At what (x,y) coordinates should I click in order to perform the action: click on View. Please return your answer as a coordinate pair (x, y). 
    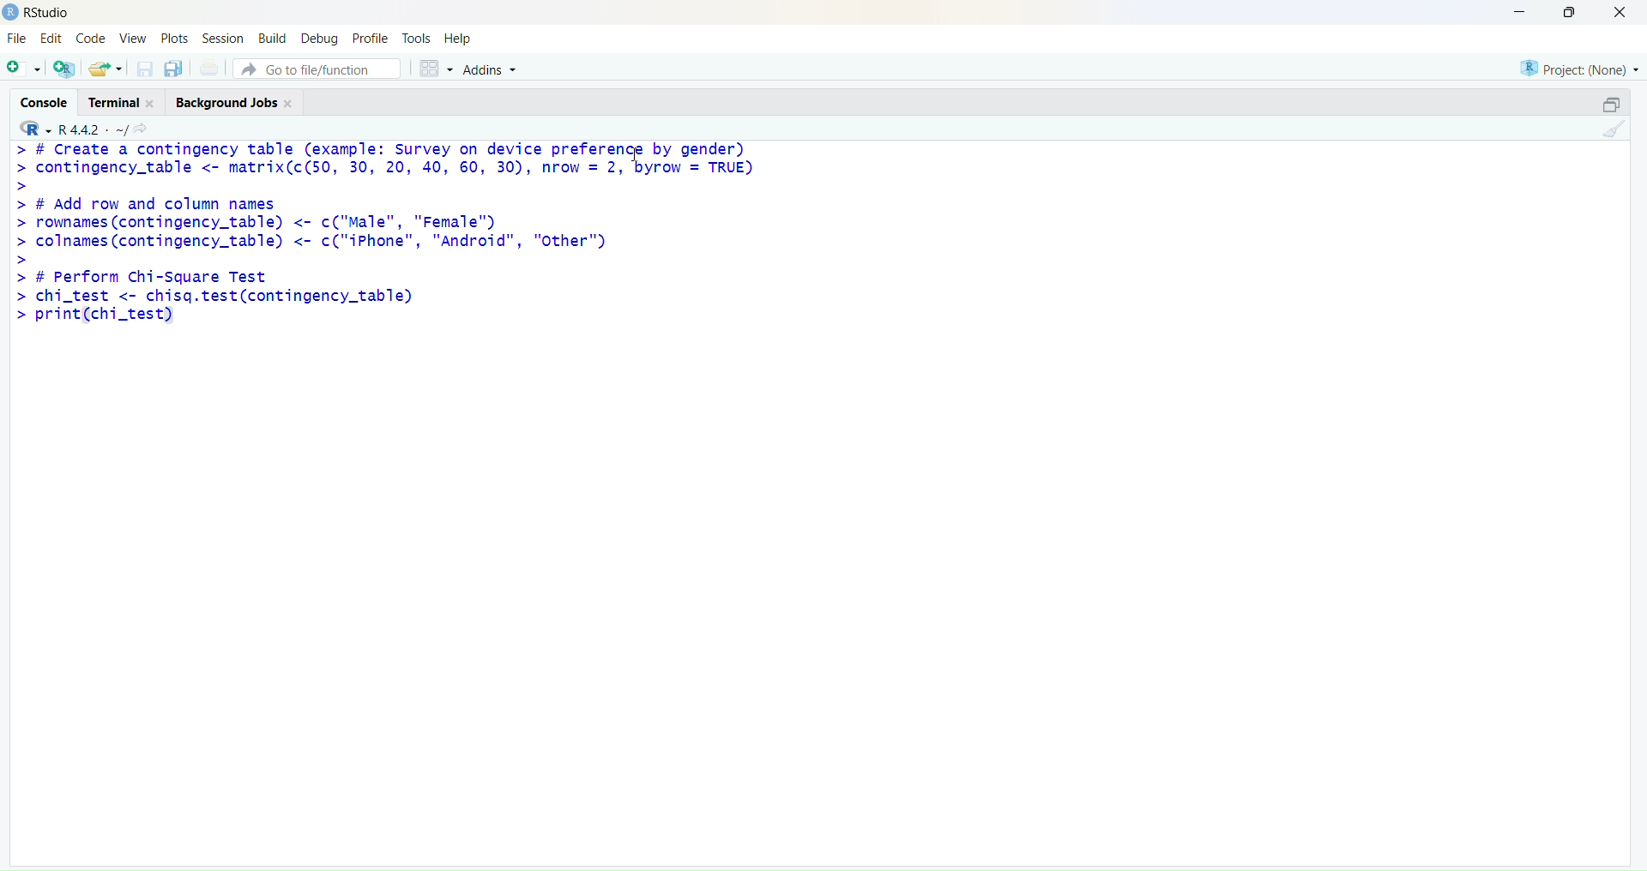
    Looking at the image, I should click on (134, 39).